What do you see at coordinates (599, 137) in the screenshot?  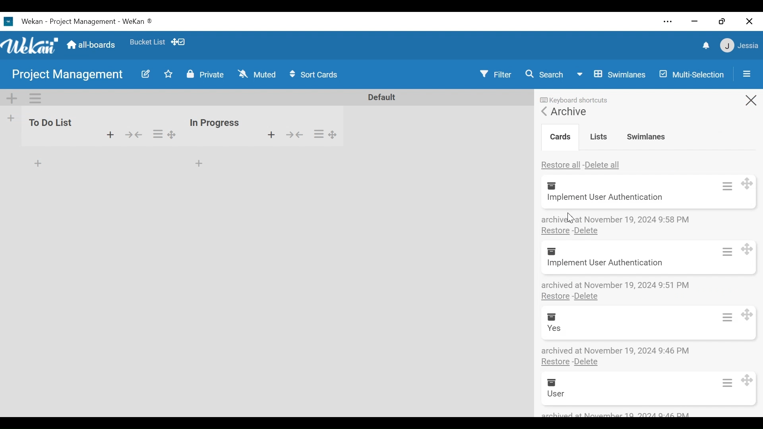 I see `Lists` at bounding box center [599, 137].